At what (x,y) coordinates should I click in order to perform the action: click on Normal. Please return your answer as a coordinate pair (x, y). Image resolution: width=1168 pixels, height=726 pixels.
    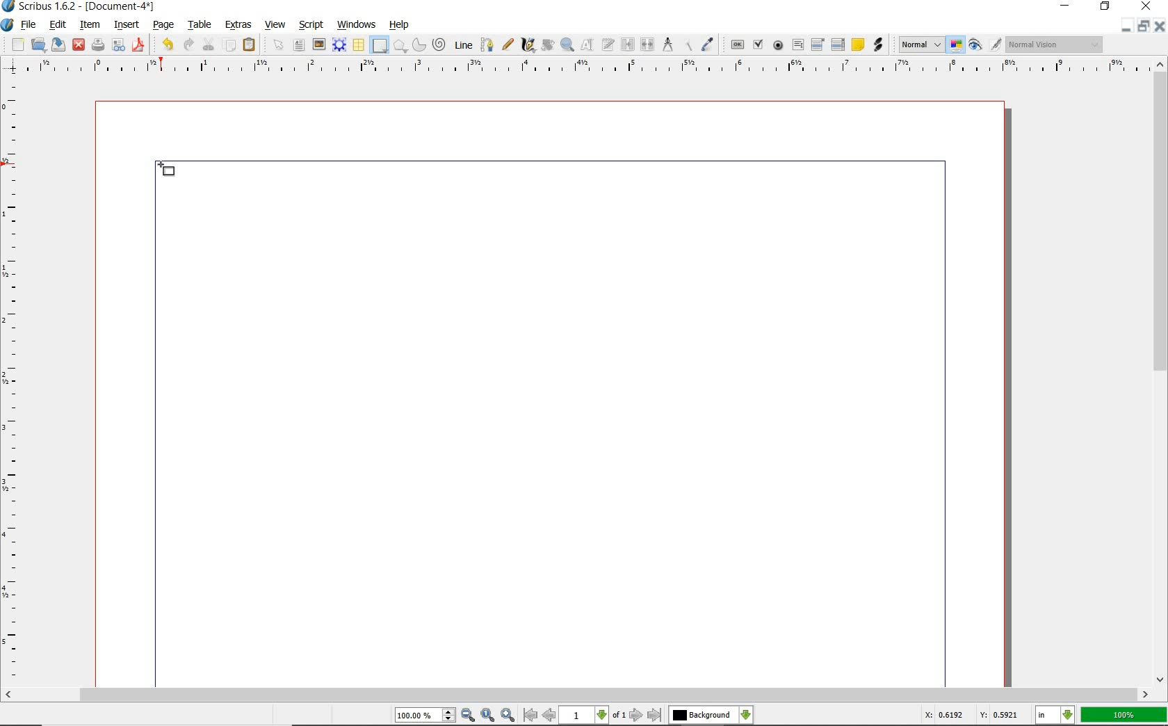
    Looking at the image, I should click on (920, 45).